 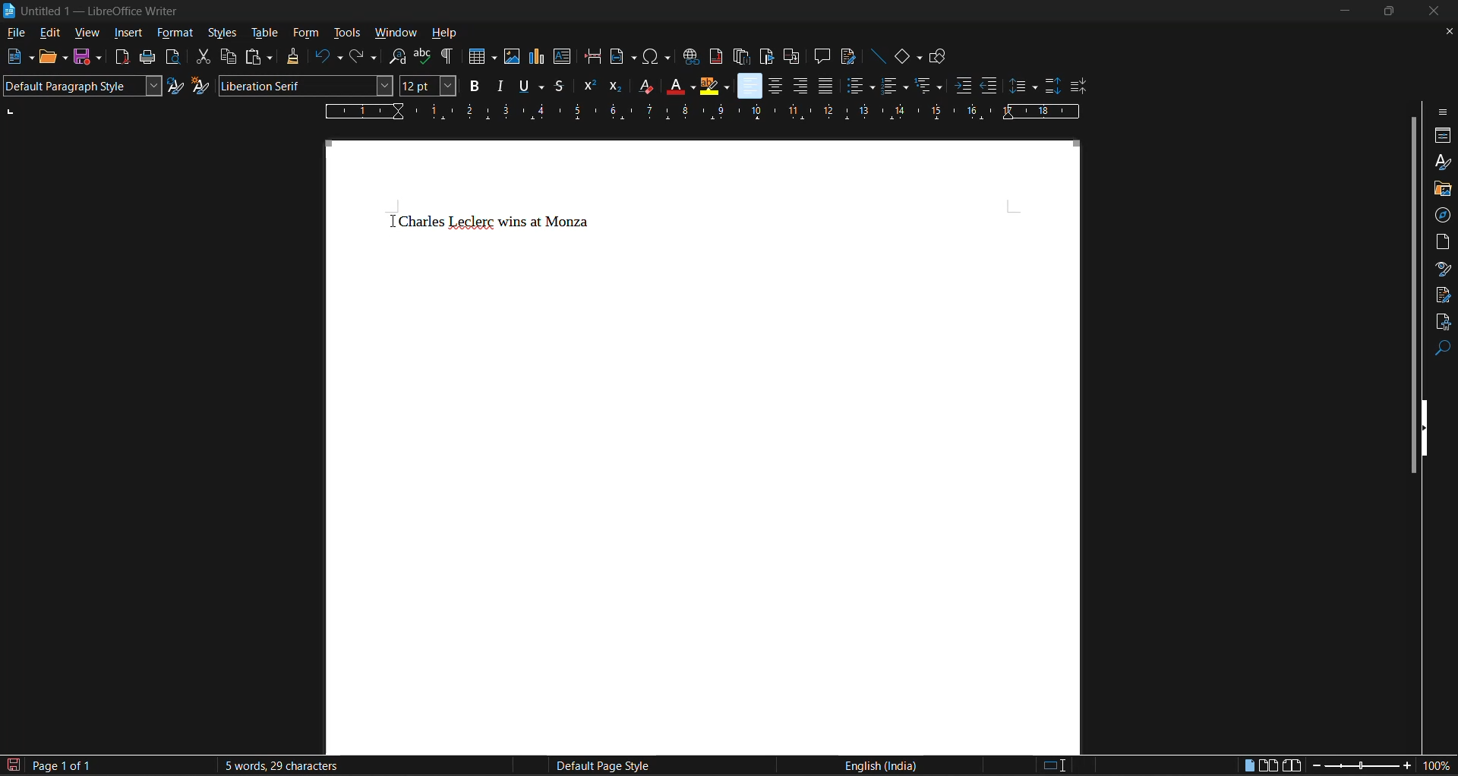 What do you see at coordinates (513, 57) in the screenshot?
I see `insert image` at bounding box center [513, 57].